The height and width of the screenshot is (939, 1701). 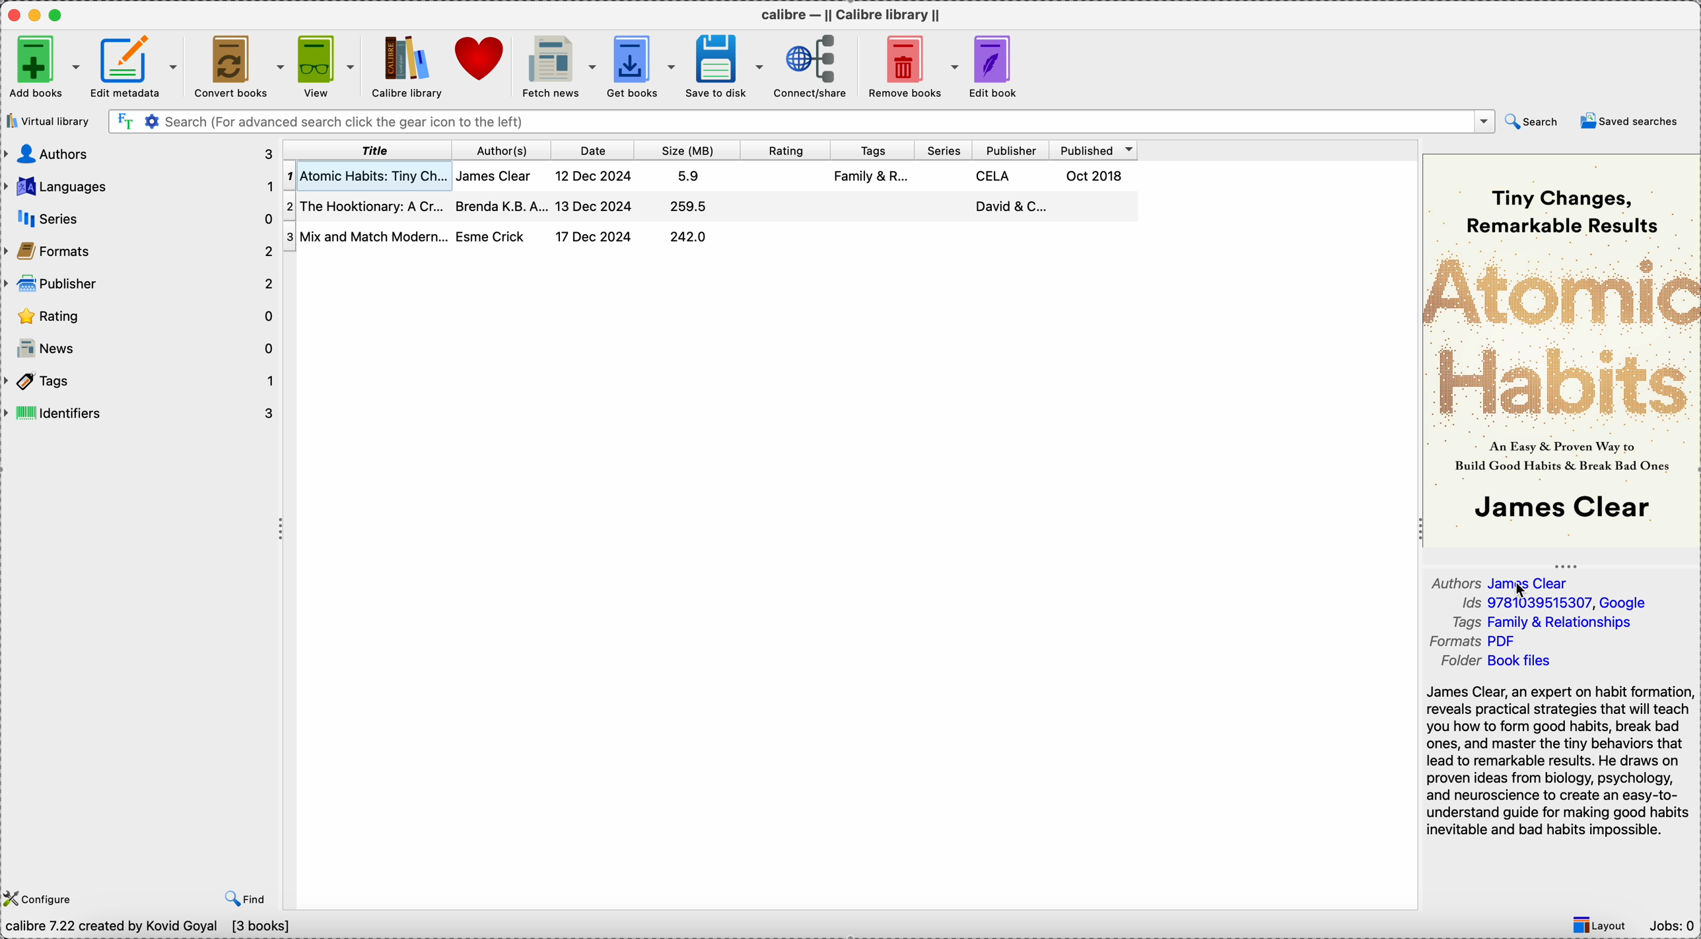 I want to click on remove books, so click(x=909, y=67).